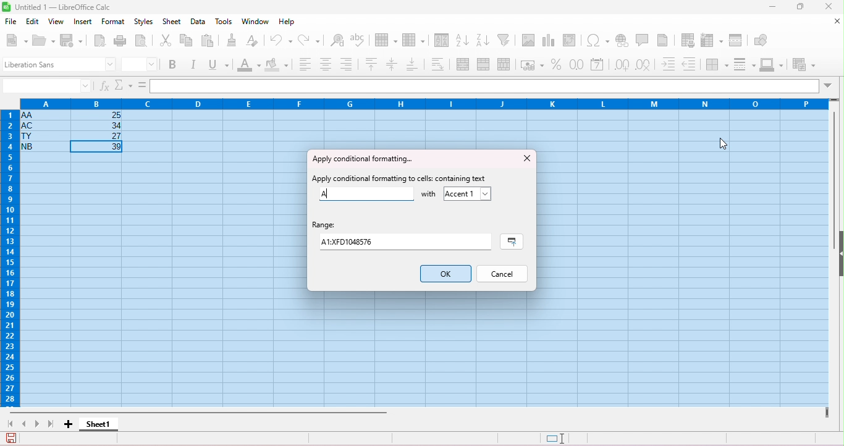 The width and height of the screenshot is (844, 446). Describe the element at coordinates (525, 156) in the screenshot. I see `close` at that location.